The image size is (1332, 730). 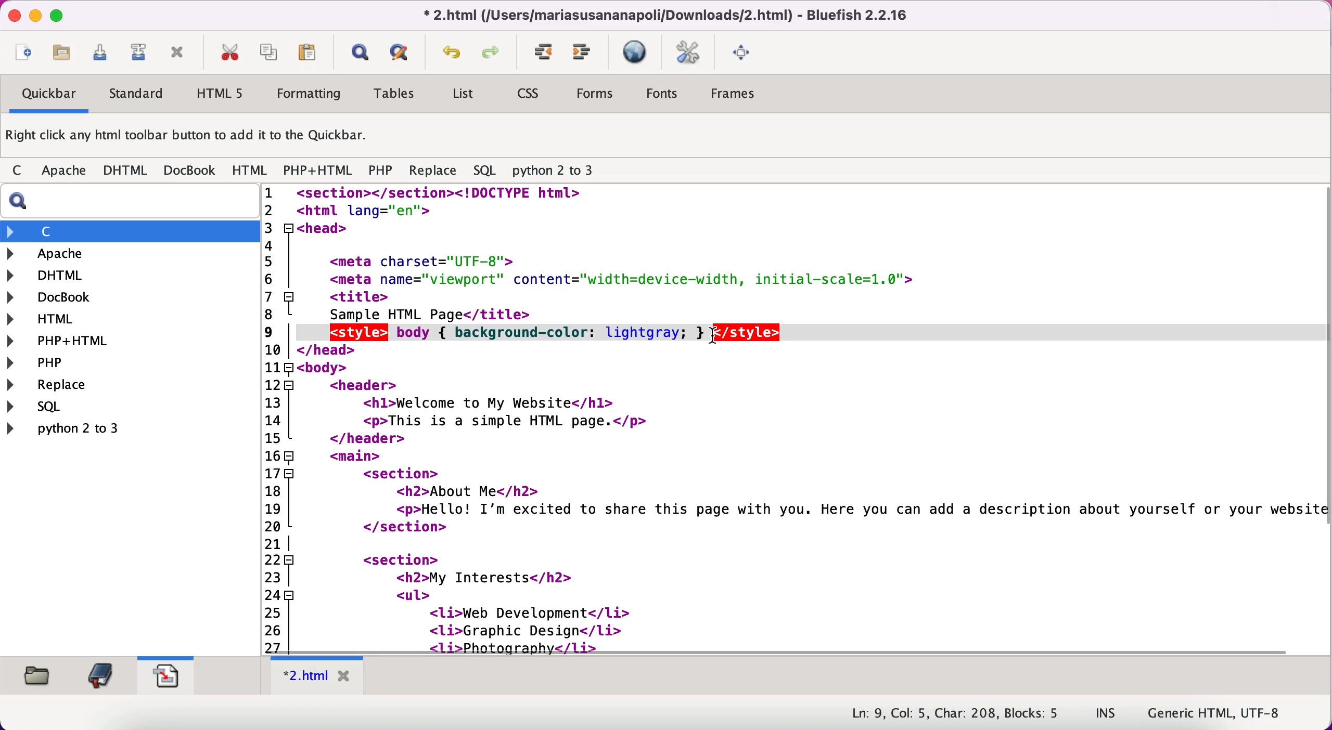 What do you see at coordinates (72, 386) in the screenshot?
I see `replace` at bounding box center [72, 386].